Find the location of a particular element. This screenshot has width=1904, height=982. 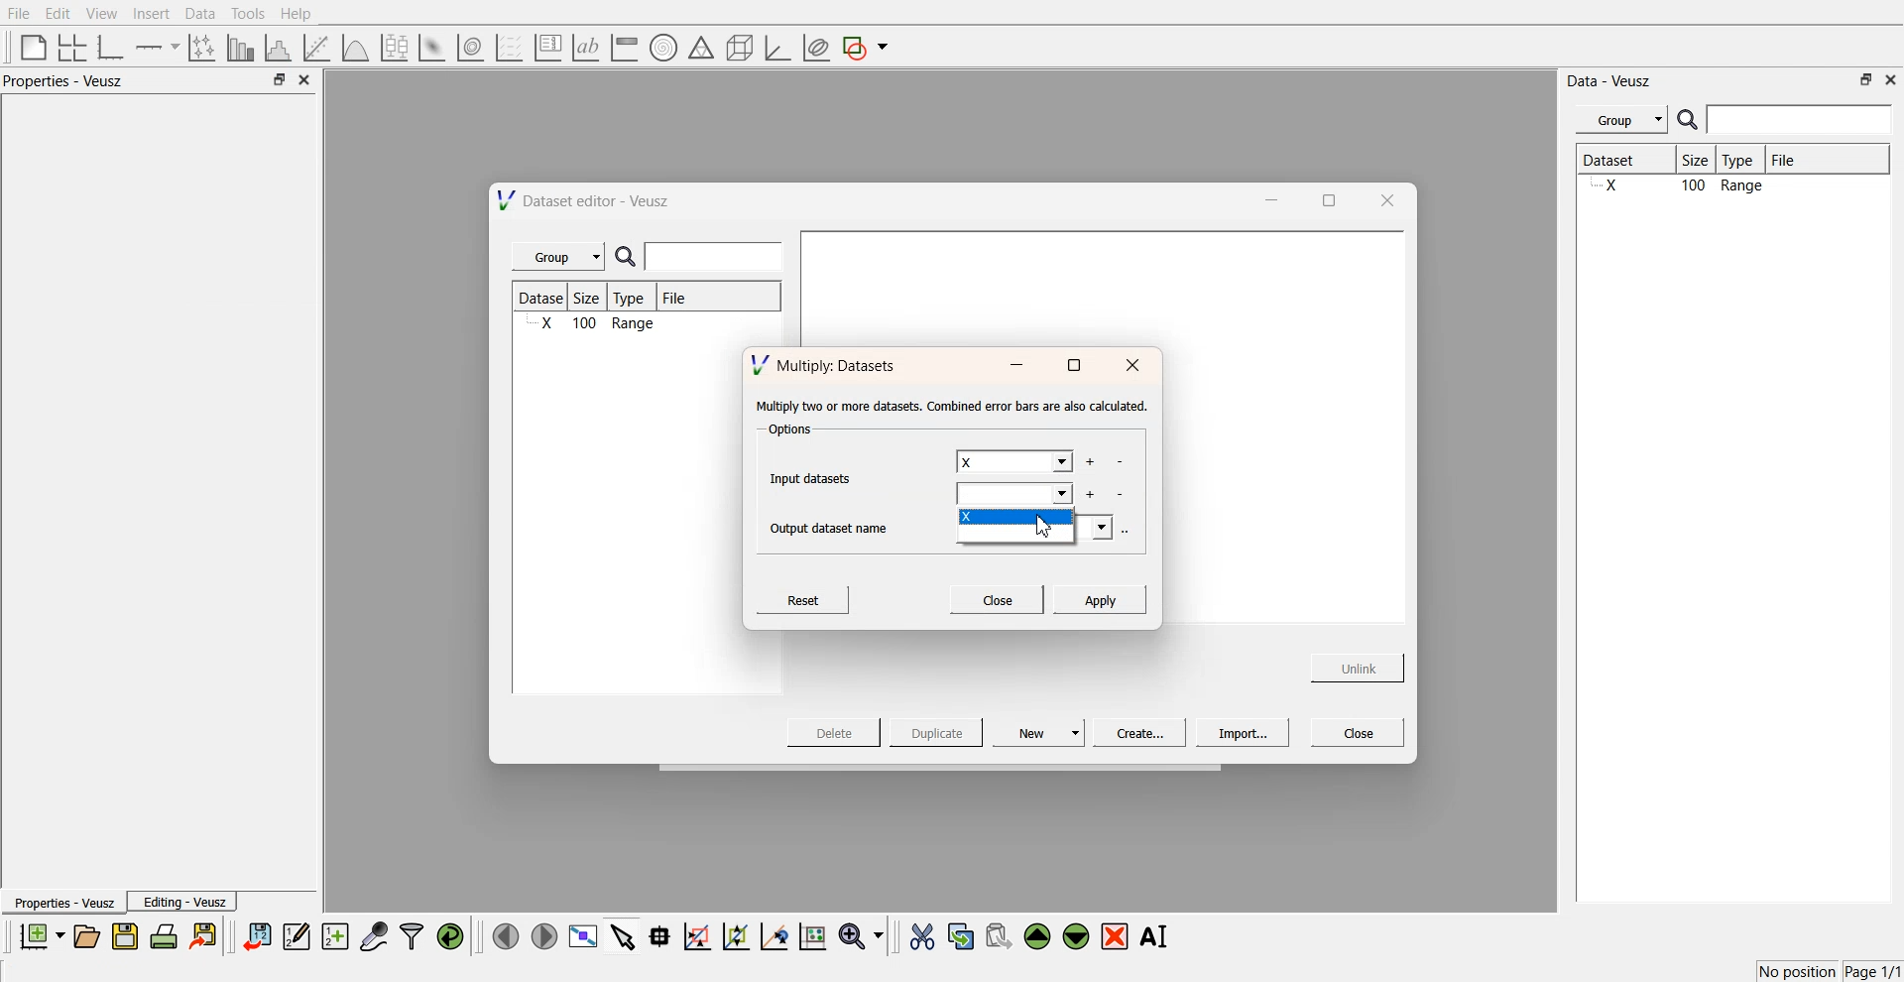

X is located at coordinates (1018, 521).